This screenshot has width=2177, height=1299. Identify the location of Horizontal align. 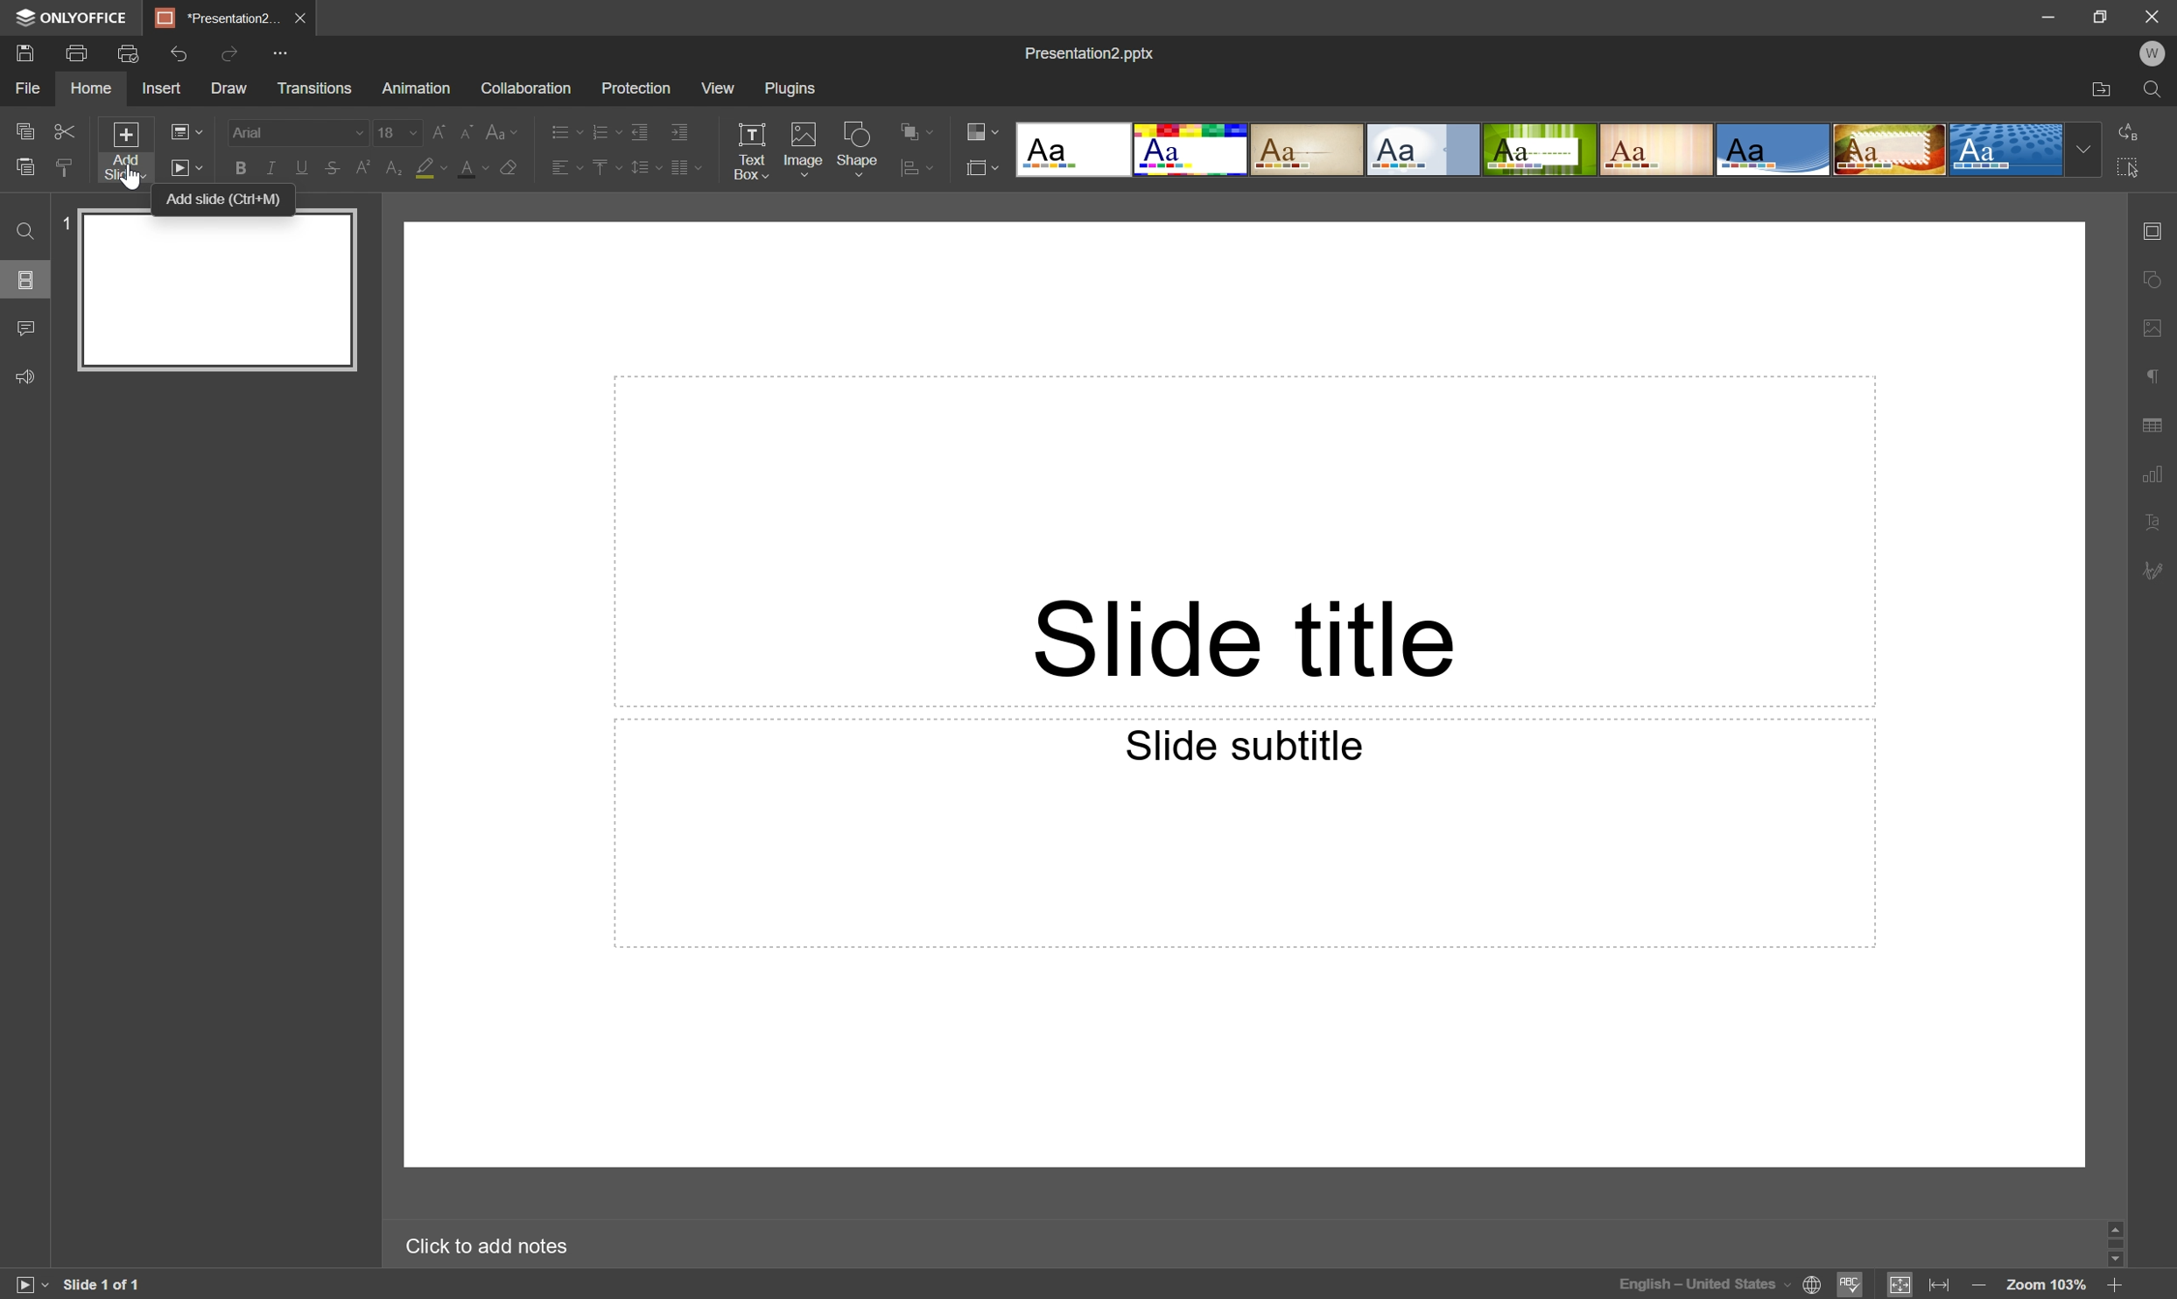
(557, 167).